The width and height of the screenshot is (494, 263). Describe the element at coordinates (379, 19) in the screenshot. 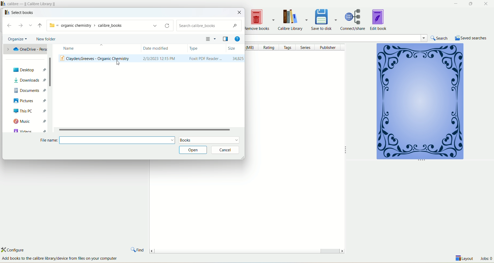

I see `edit book` at that location.